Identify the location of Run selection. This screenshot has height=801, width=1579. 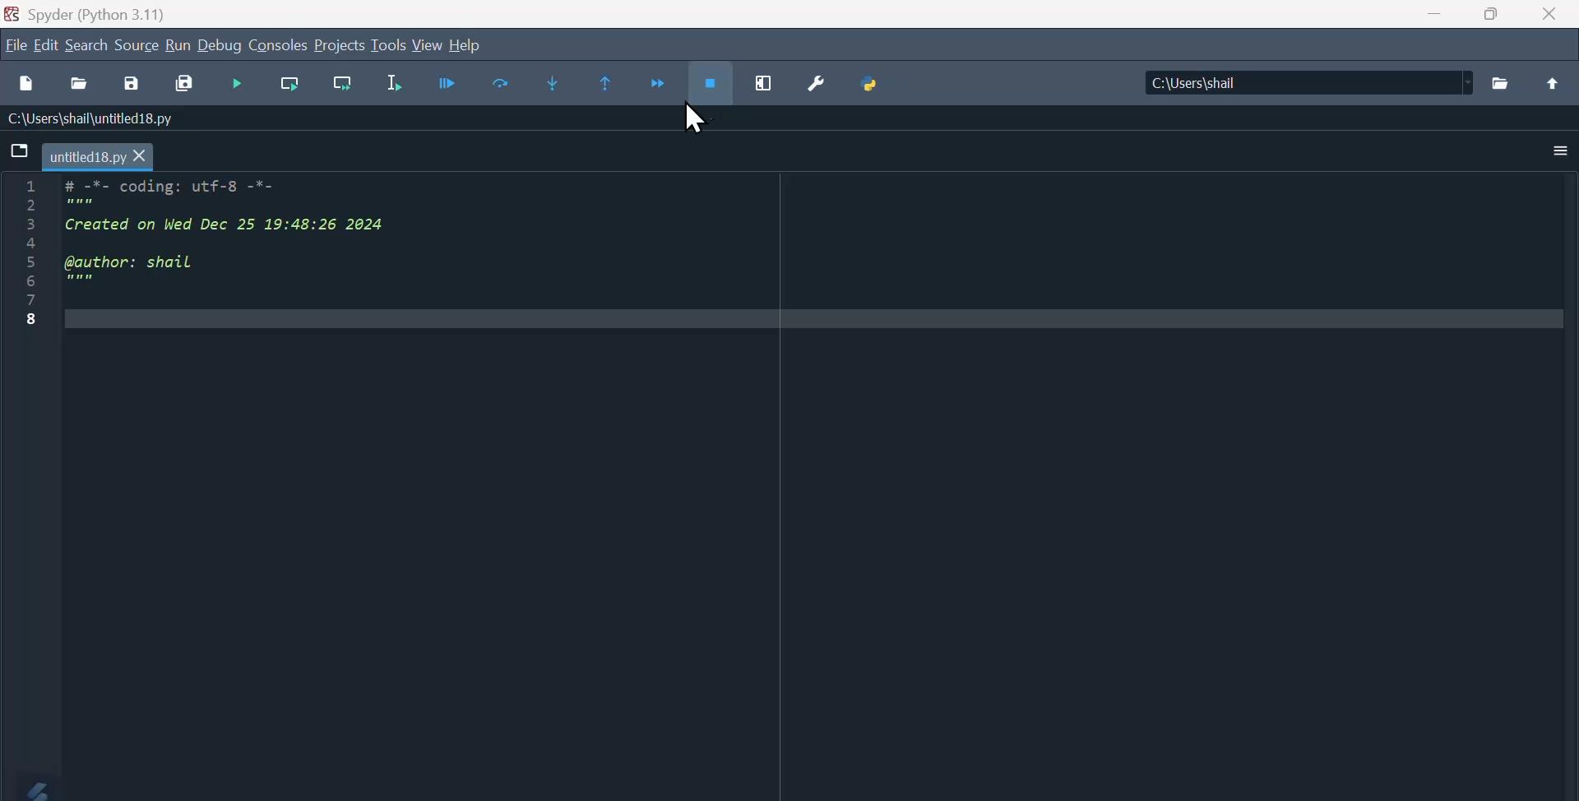
(391, 85).